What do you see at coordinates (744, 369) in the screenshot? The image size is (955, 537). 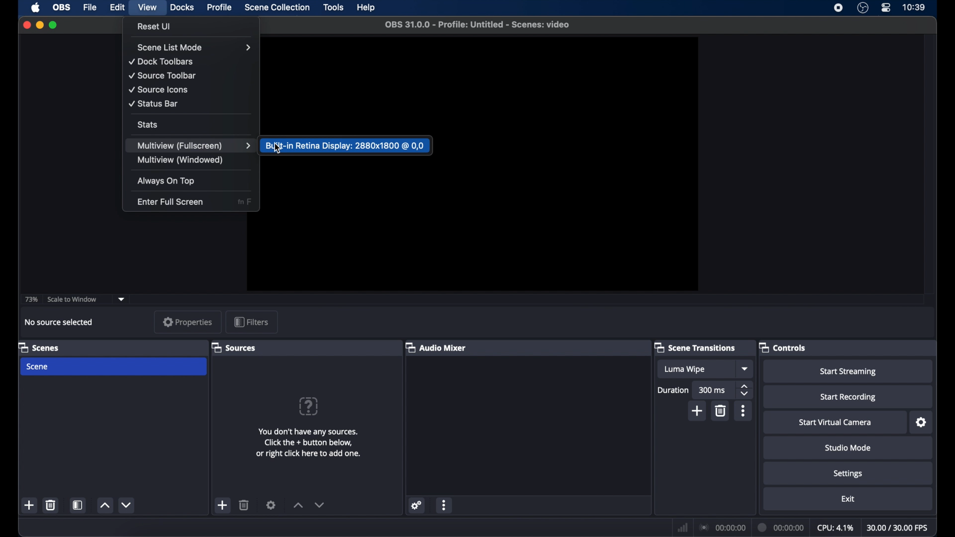 I see `dropdown` at bounding box center [744, 369].